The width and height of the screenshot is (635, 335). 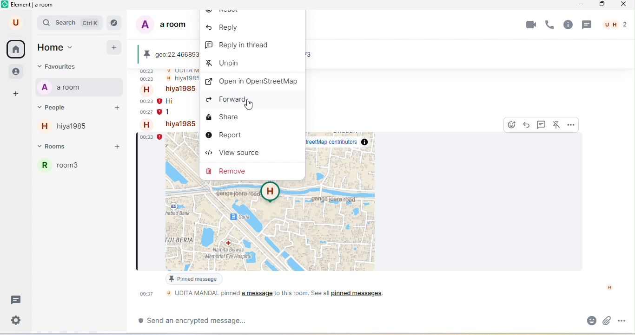 I want to click on settings, so click(x=17, y=320).